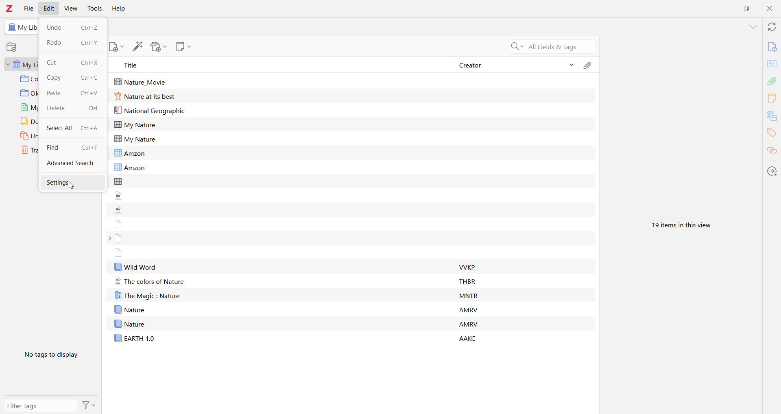 The height and width of the screenshot is (414, 781). What do you see at coordinates (57, 146) in the screenshot?
I see `Find` at bounding box center [57, 146].